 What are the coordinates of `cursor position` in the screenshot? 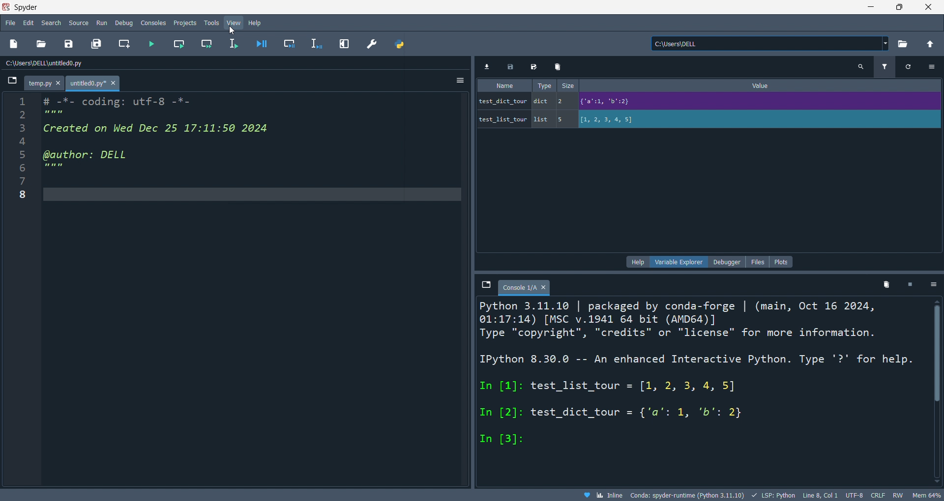 It's located at (820, 496).